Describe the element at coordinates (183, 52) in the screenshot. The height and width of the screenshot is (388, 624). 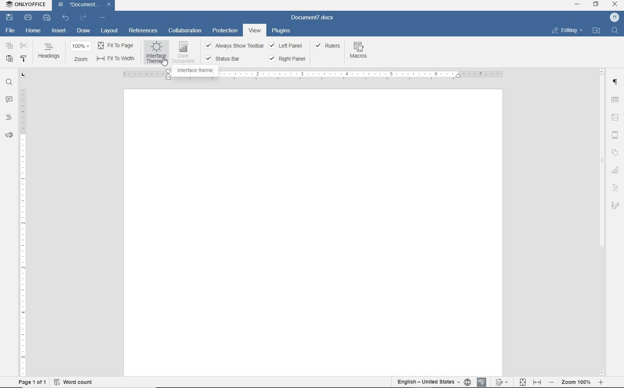
I see `DARK DOCUMENT` at that location.